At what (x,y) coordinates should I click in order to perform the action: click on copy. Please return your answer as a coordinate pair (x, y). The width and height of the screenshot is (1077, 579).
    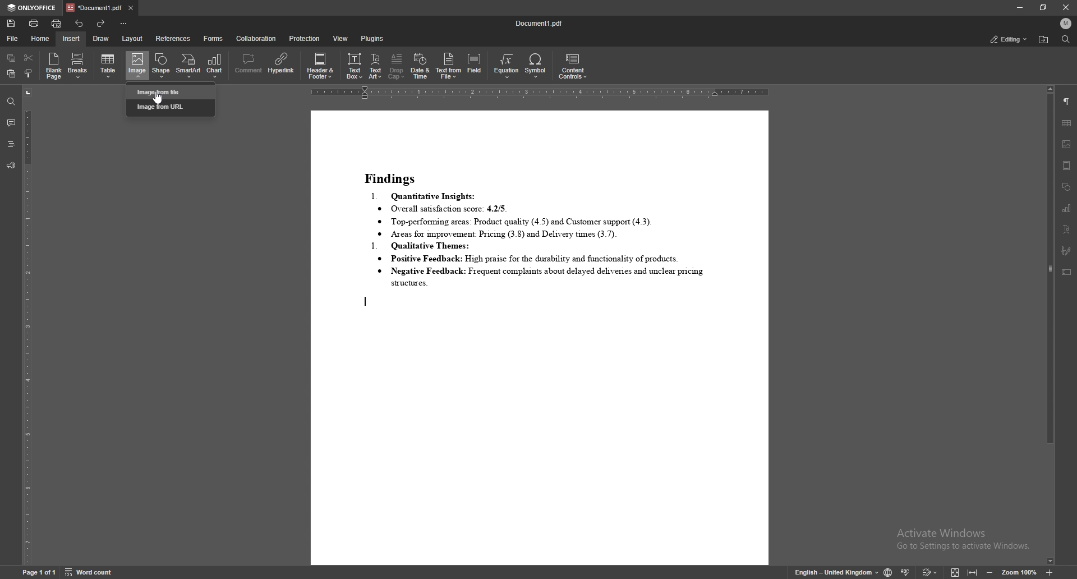
    Looking at the image, I should click on (12, 58).